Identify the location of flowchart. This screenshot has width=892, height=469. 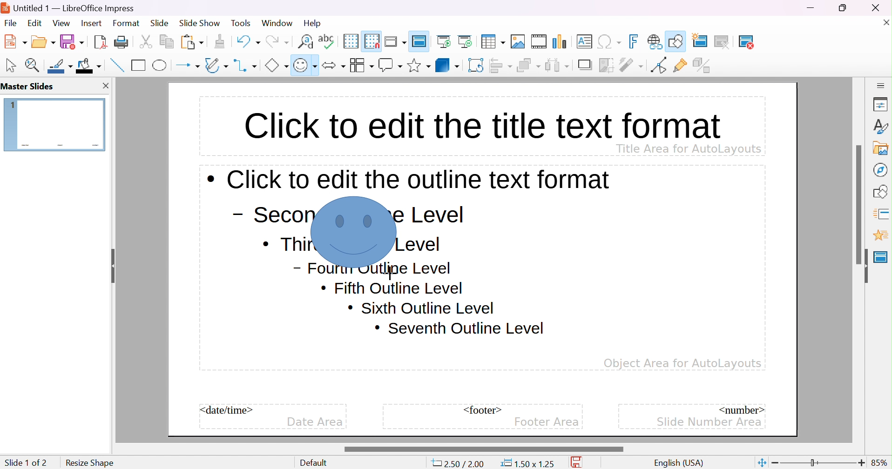
(361, 65).